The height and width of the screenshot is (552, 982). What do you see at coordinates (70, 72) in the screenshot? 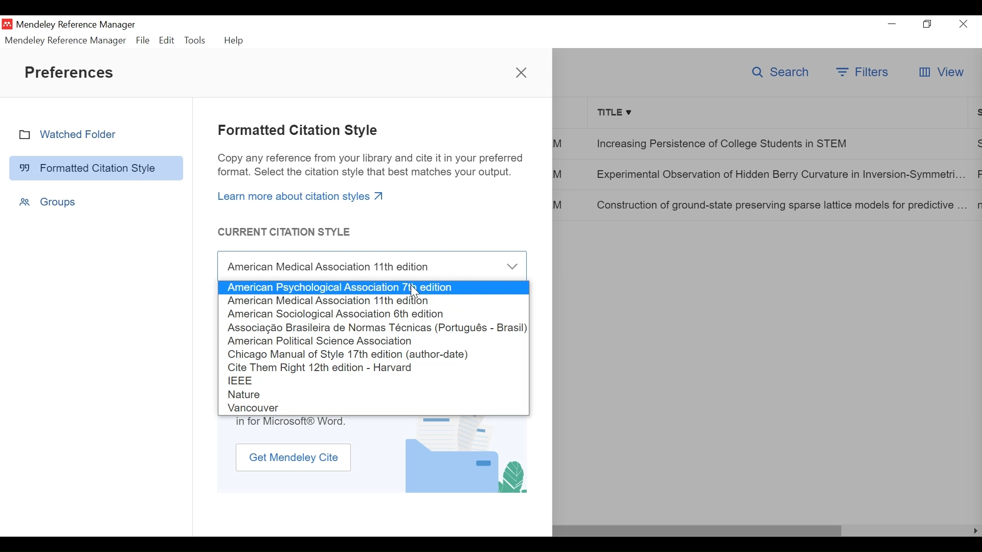
I see `Preferences` at bounding box center [70, 72].